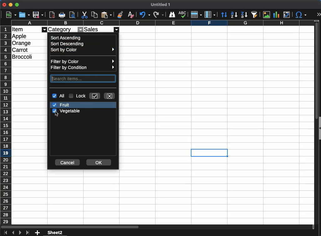 The width and height of the screenshot is (321, 236). Describe the element at coordinates (224, 14) in the screenshot. I see `sort` at that location.